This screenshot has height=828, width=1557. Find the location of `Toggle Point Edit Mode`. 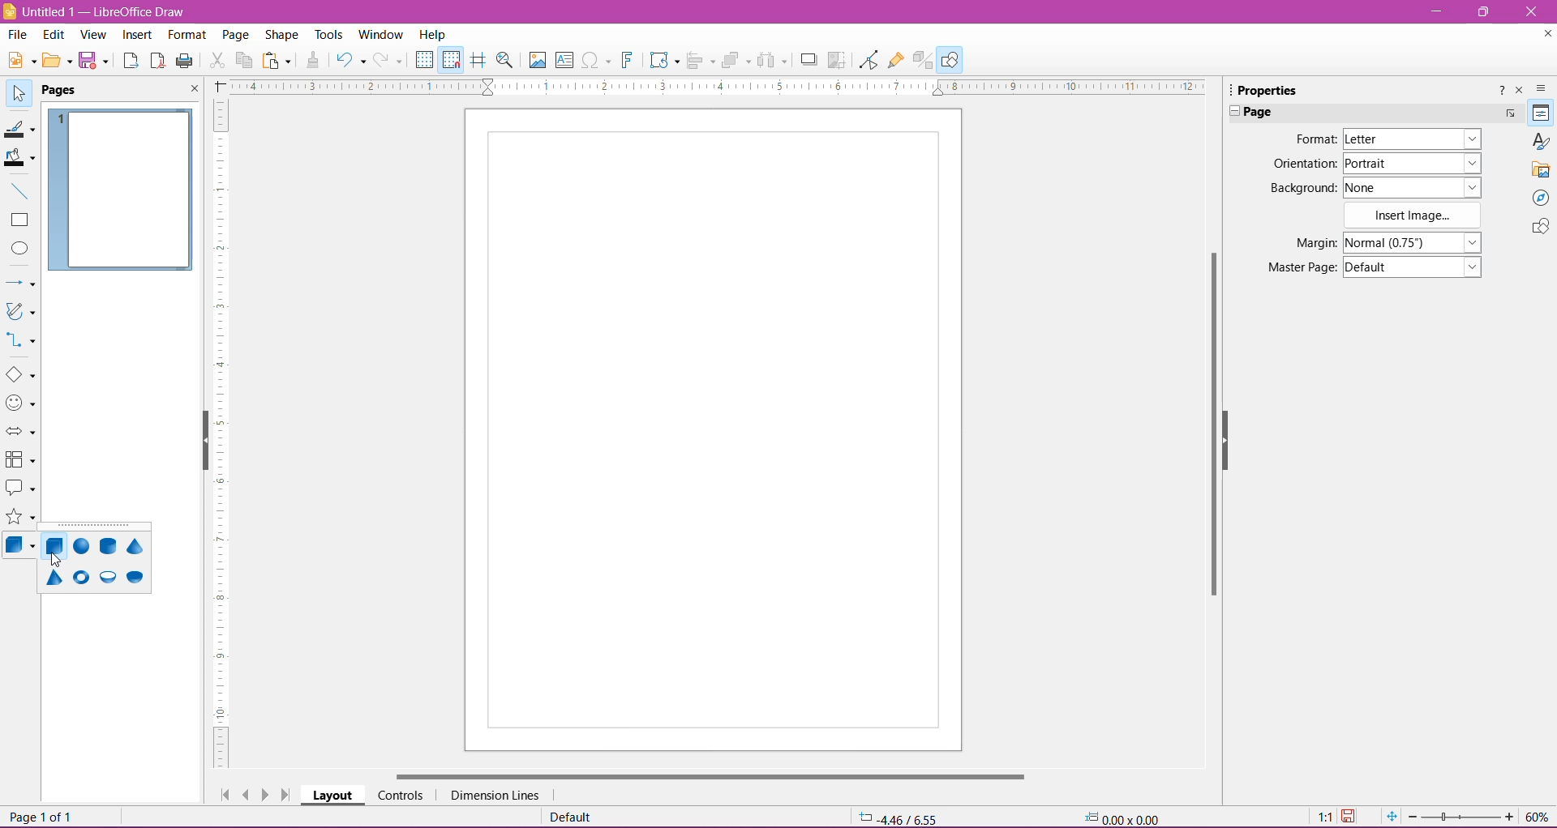

Toggle Point Edit Mode is located at coordinates (868, 60).